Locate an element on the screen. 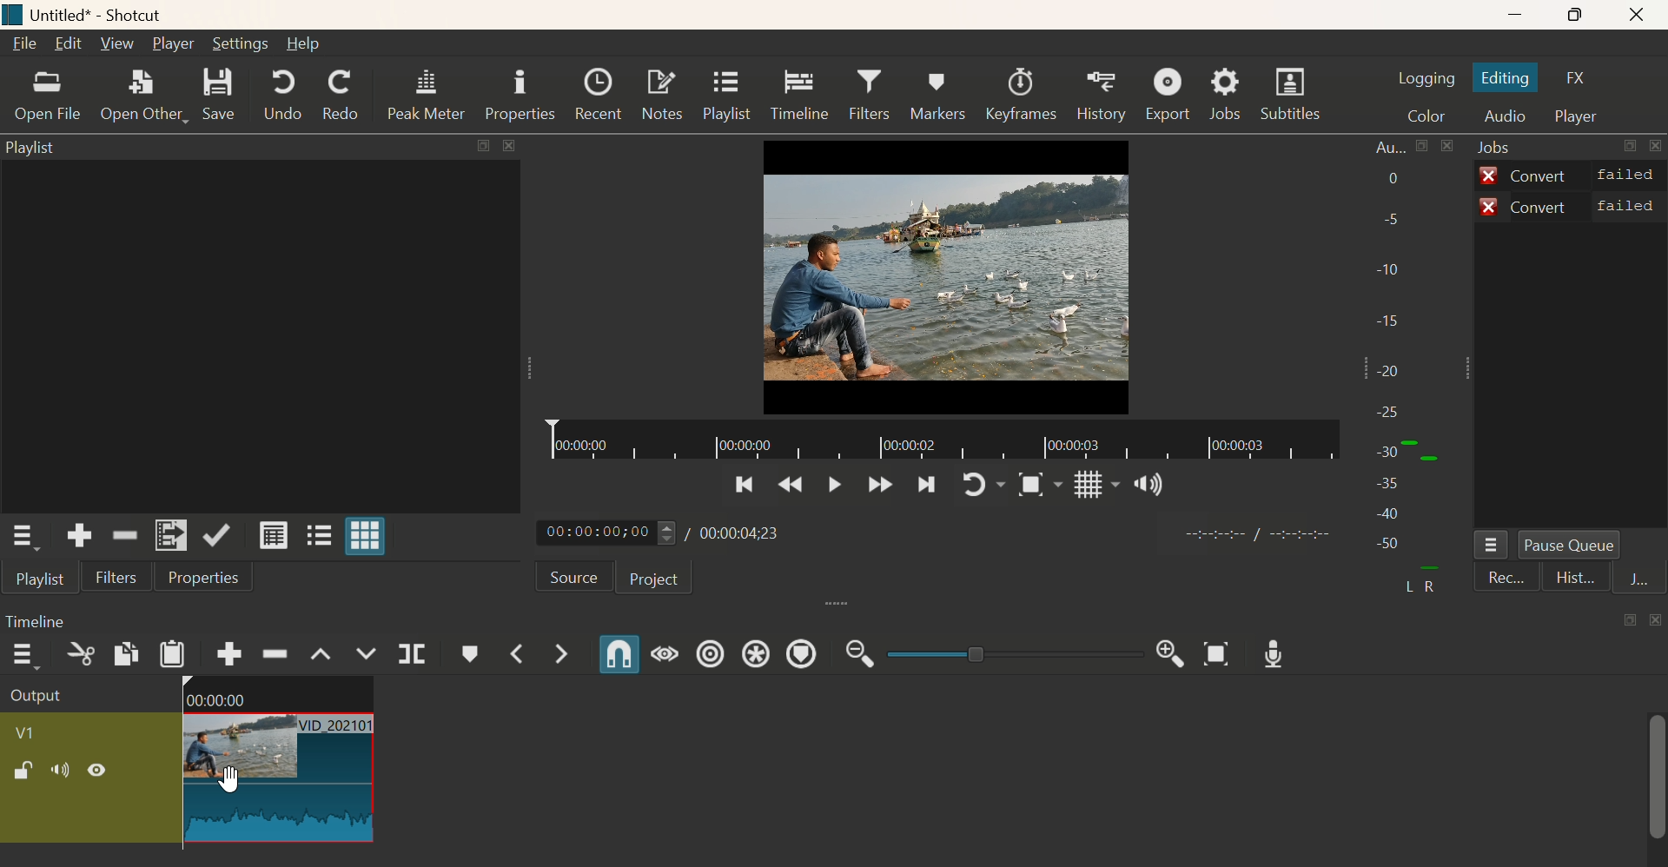 The width and height of the screenshot is (1668, 867). View as grid is located at coordinates (371, 535).